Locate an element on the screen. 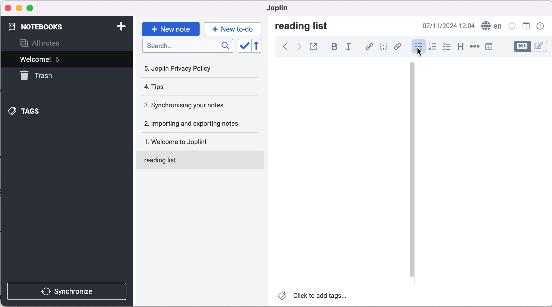 The height and width of the screenshot is (307, 552). numbered list is located at coordinates (433, 47).